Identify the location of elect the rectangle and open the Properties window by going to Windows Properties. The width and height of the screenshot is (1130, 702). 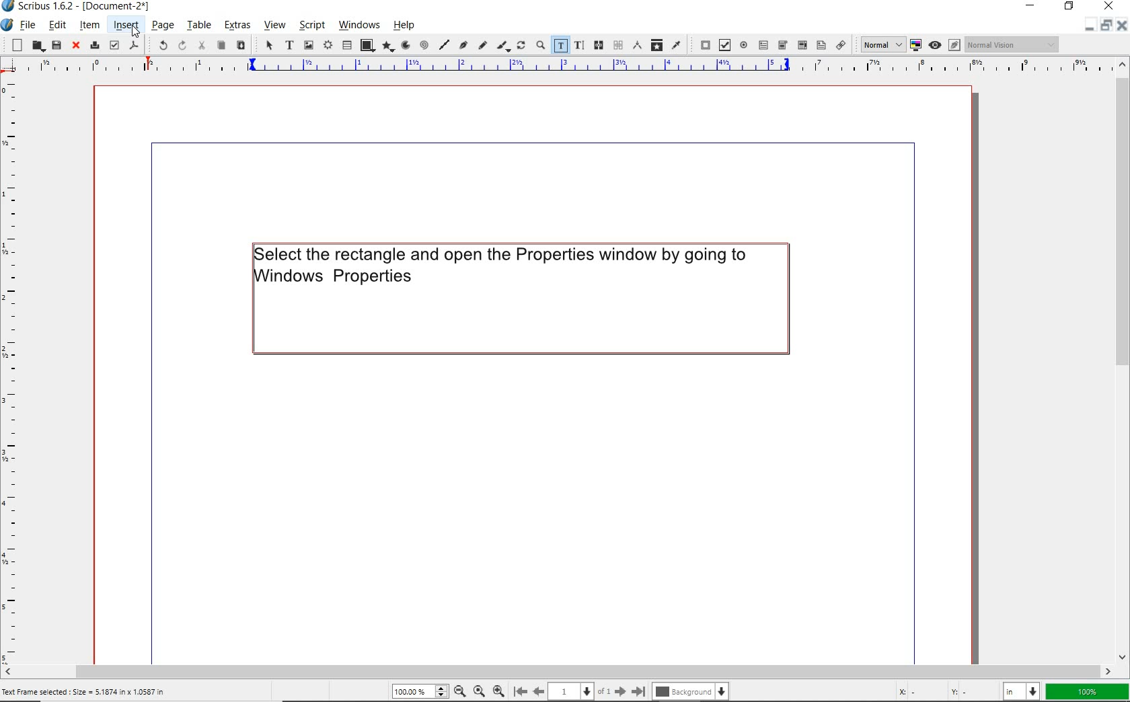
(518, 299).